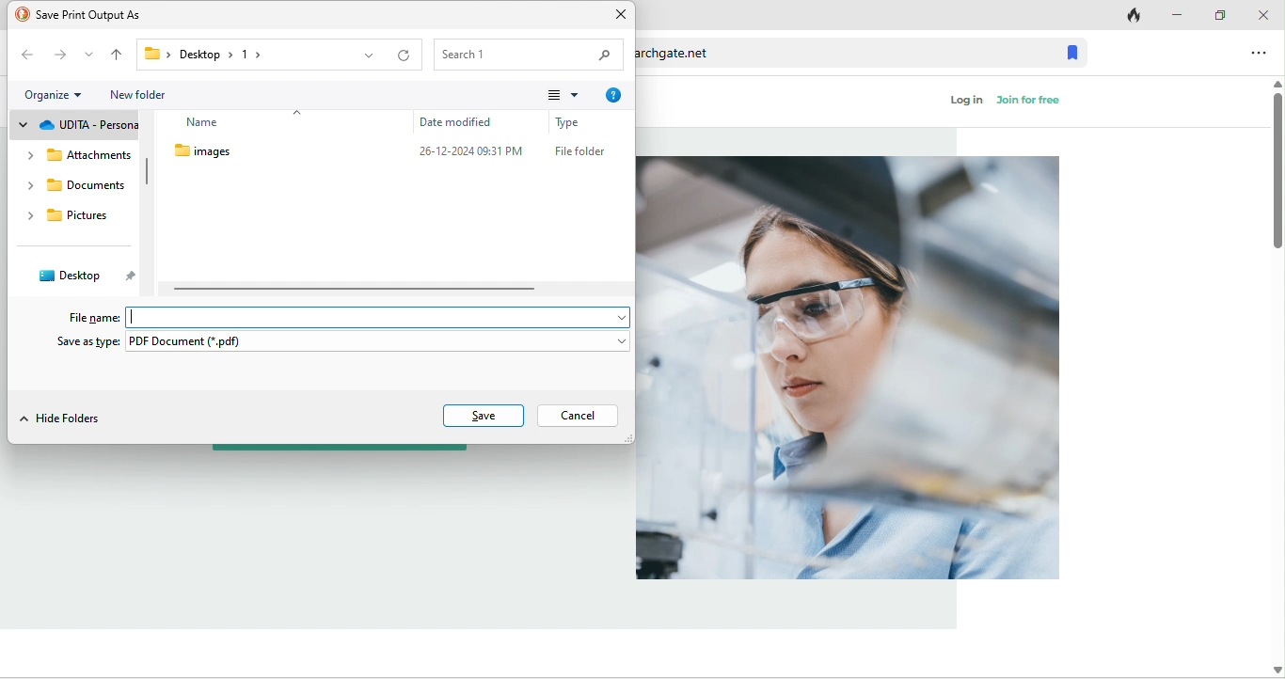 The width and height of the screenshot is (1285, 679). Describe the element at coordinates (77, 157) in the screenshot. I see `attachments` at that location.